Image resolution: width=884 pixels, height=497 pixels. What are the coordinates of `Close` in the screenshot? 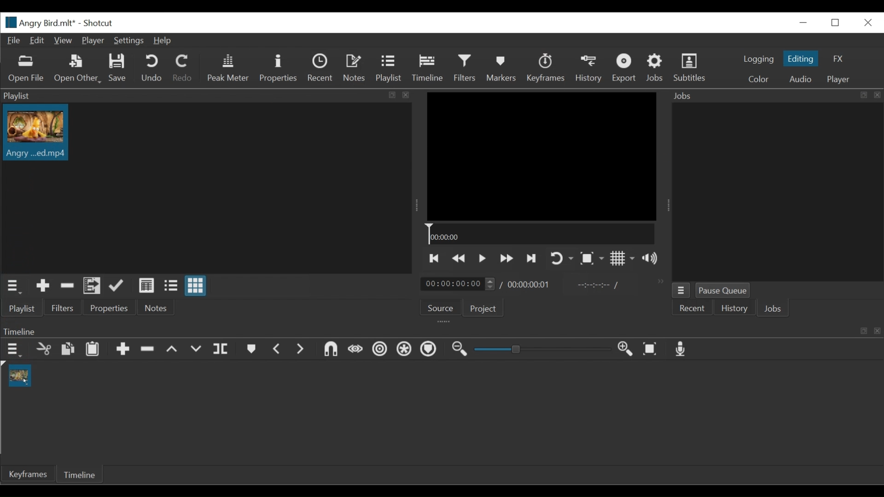 It's located at (805, 22).